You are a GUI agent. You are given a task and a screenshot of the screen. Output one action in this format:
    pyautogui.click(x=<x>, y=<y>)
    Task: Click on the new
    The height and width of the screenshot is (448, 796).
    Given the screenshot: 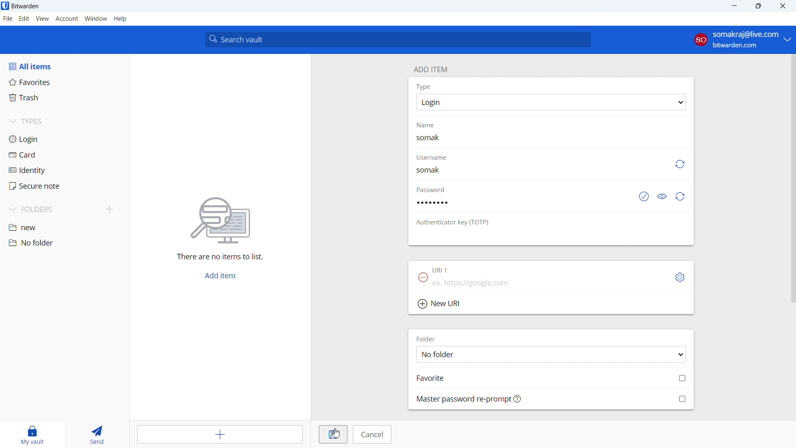 What is the action you would take?
    pyautogui.click(x=64, y=228)
    